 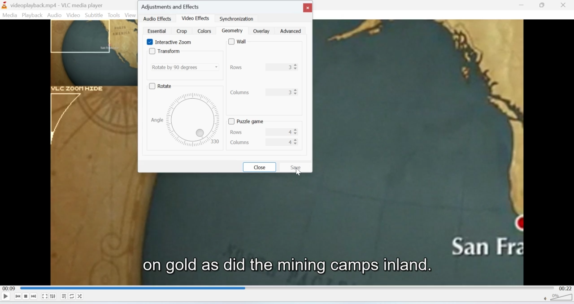 What do you see at coordinates (155, 31) in the screenshot?
I see `essential` at bounding box center [155, 31].